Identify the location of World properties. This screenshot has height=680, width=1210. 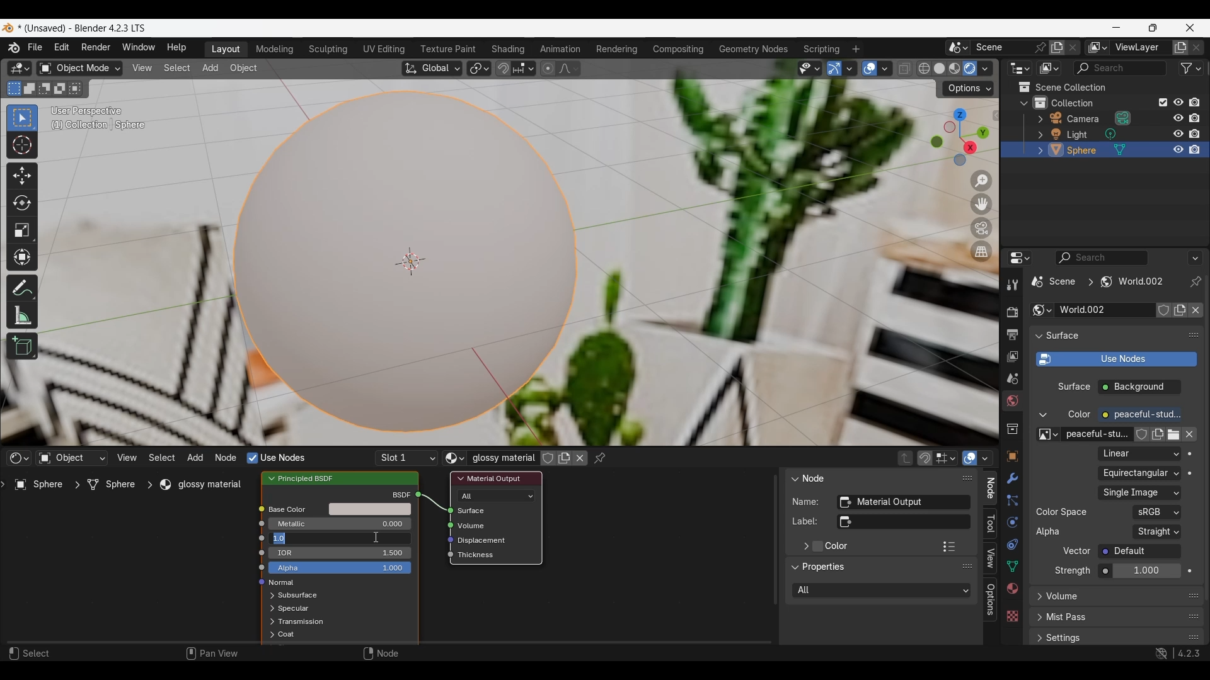
(1012, 401).